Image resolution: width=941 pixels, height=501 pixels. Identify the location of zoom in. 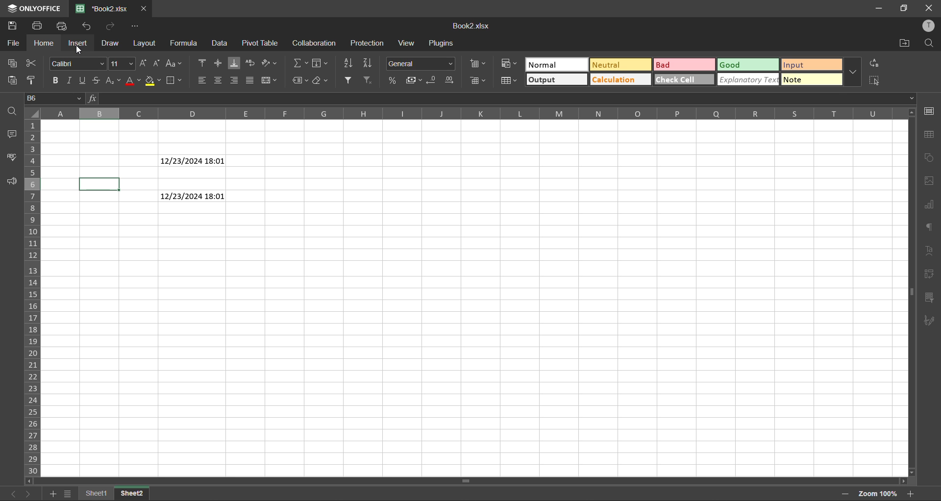
(843, 492).